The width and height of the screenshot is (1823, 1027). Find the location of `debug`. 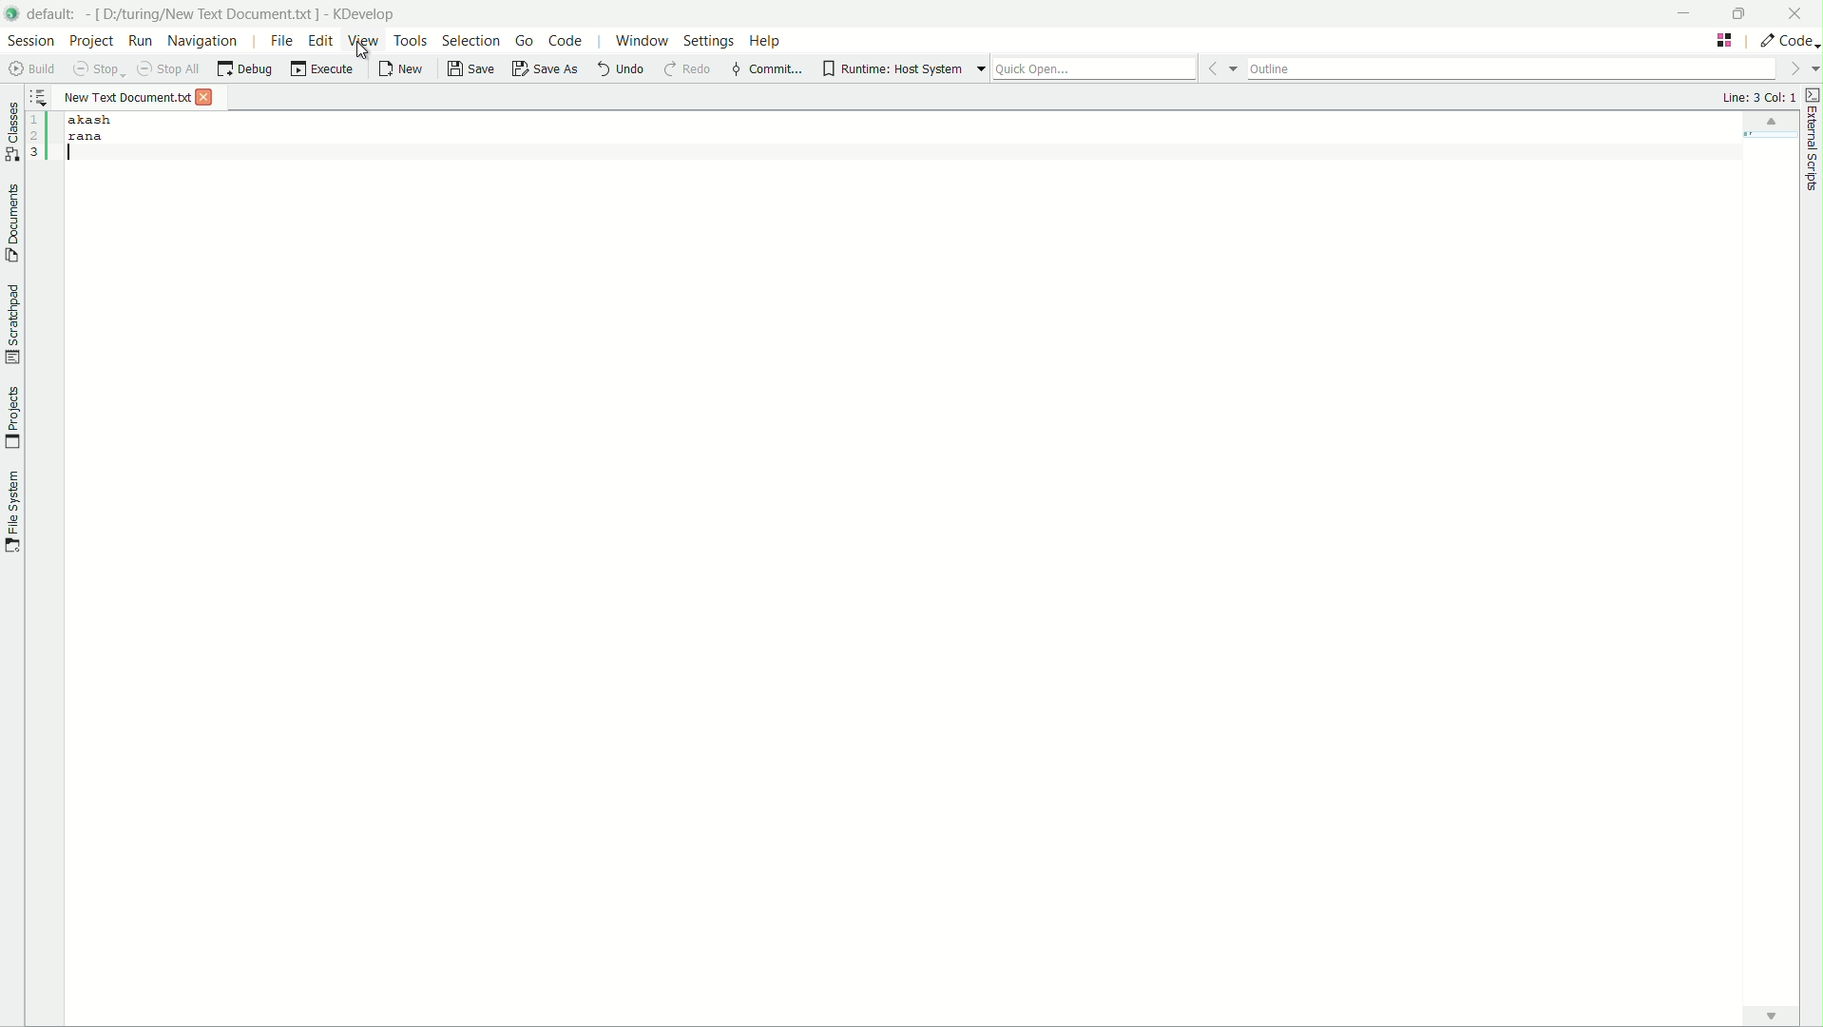

debug is located at coordinates (244, 68).